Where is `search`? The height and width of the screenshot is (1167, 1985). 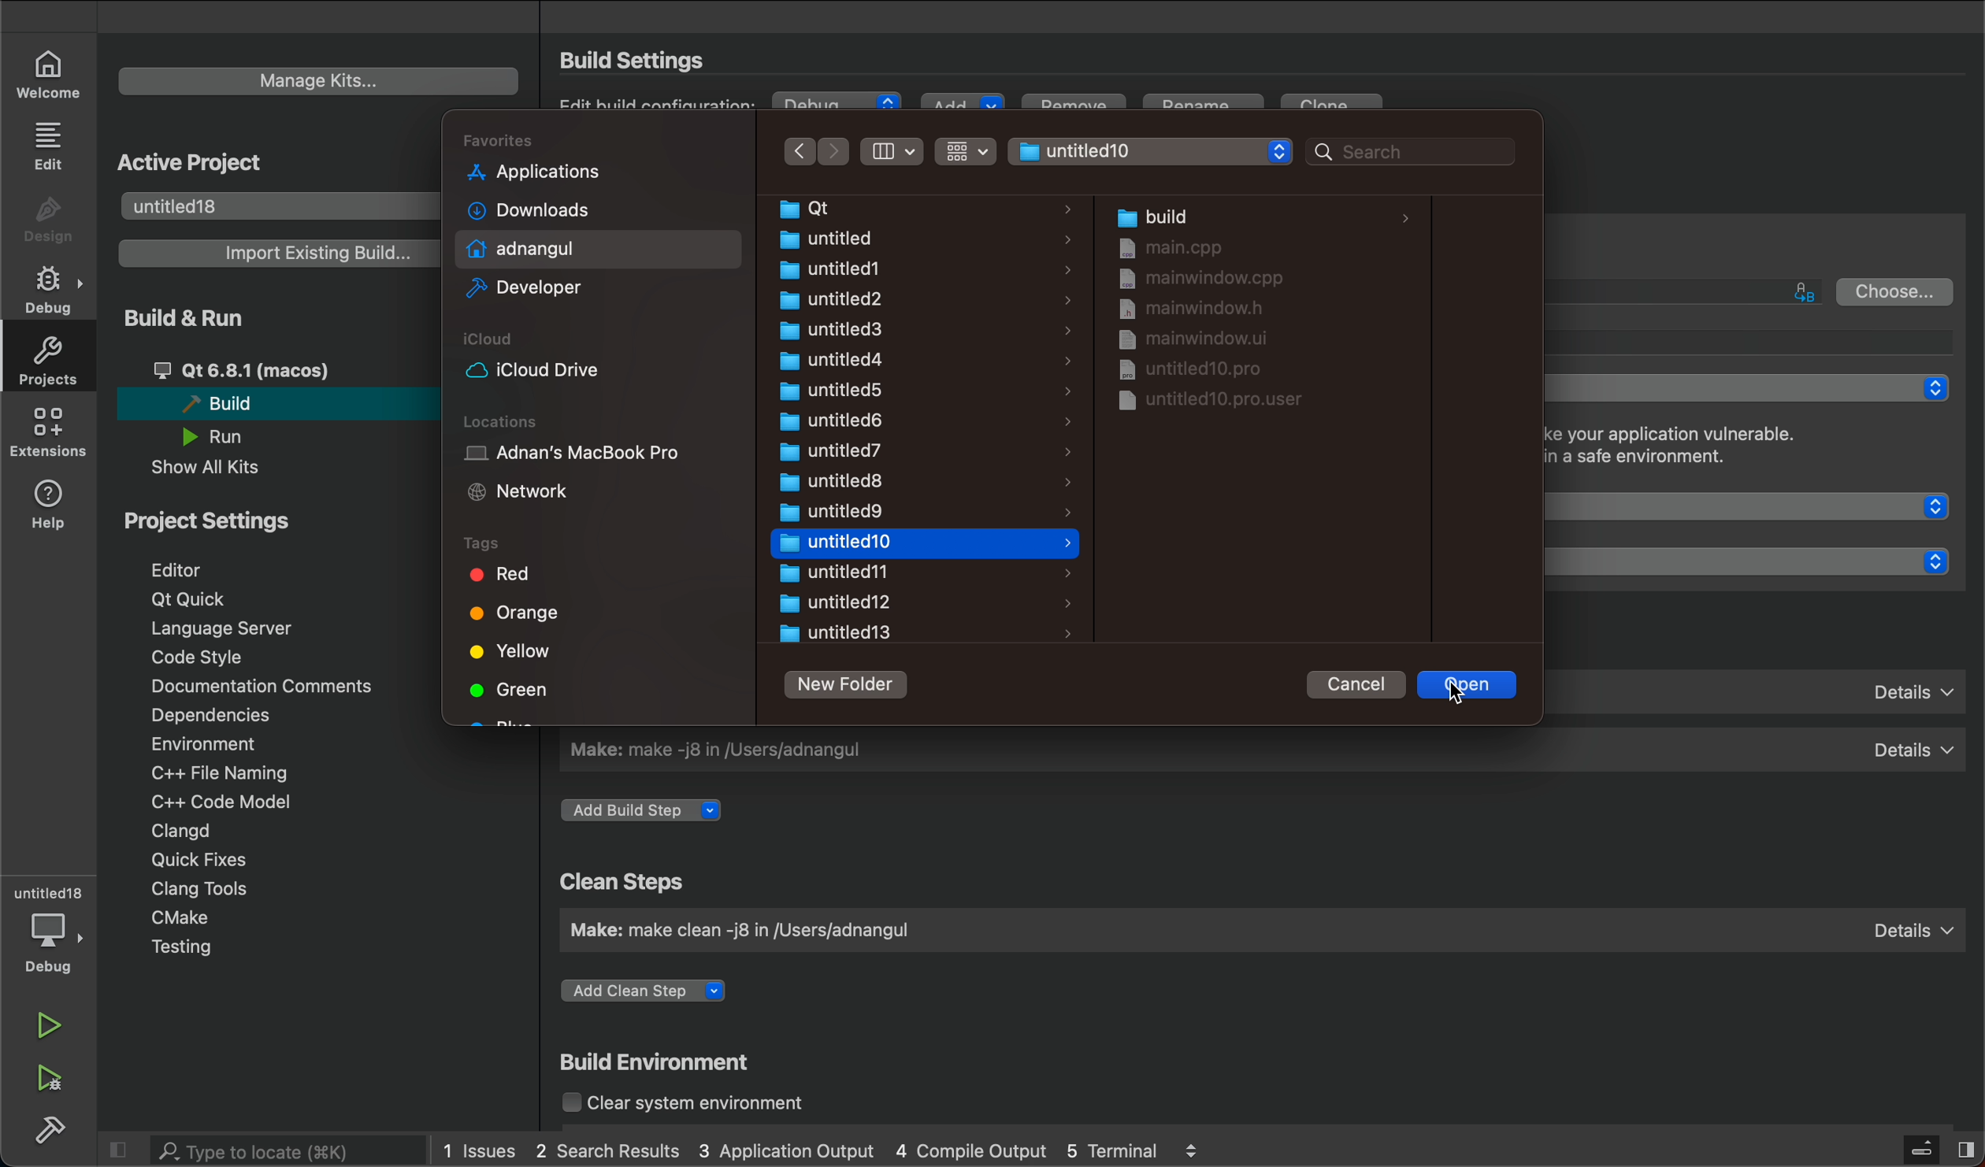 search is located at coordinates (1417, 152).